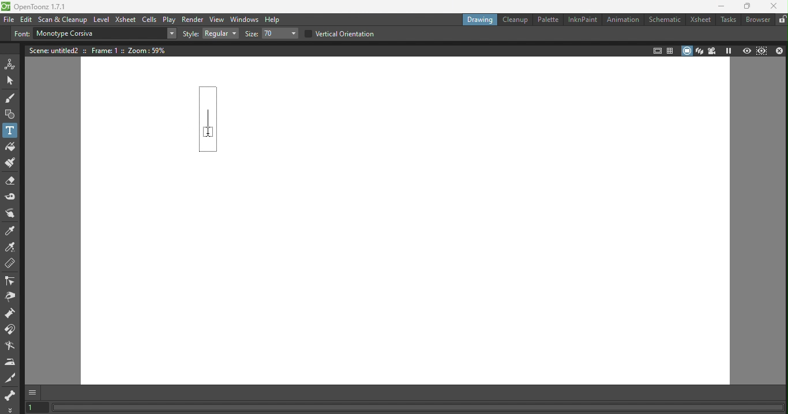 Image resolution: width=788 pixels, height=414 pixels. What do you see at coordinates (665, 20) in the screenshot?
I see `Schematic` at bounding box center [665, 20].